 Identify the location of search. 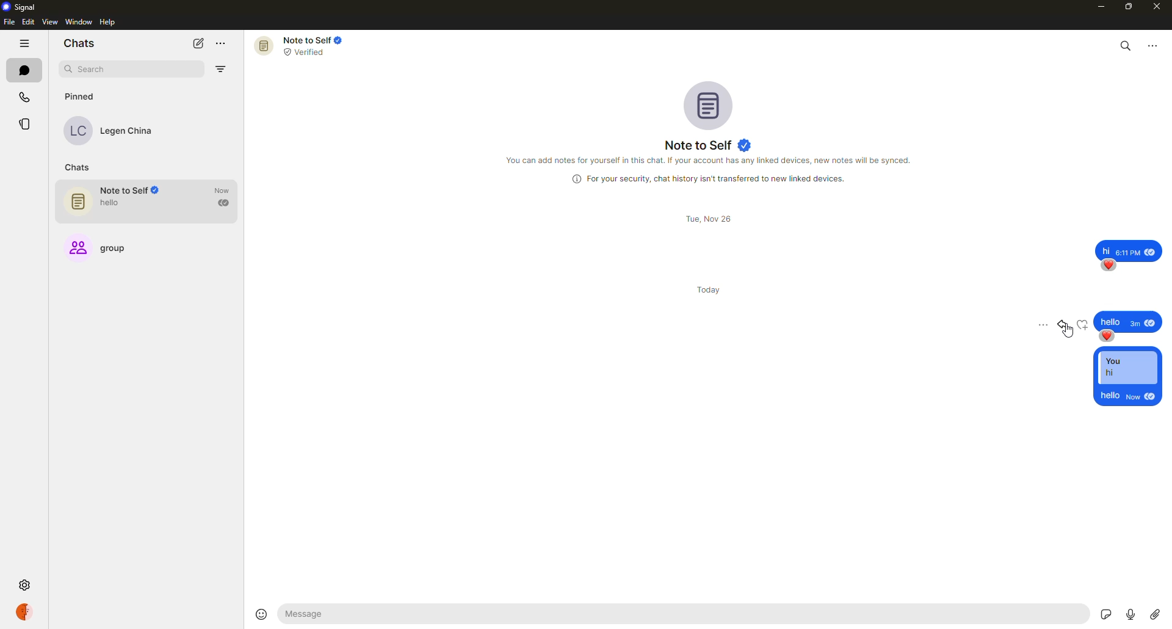
(1126, 45).